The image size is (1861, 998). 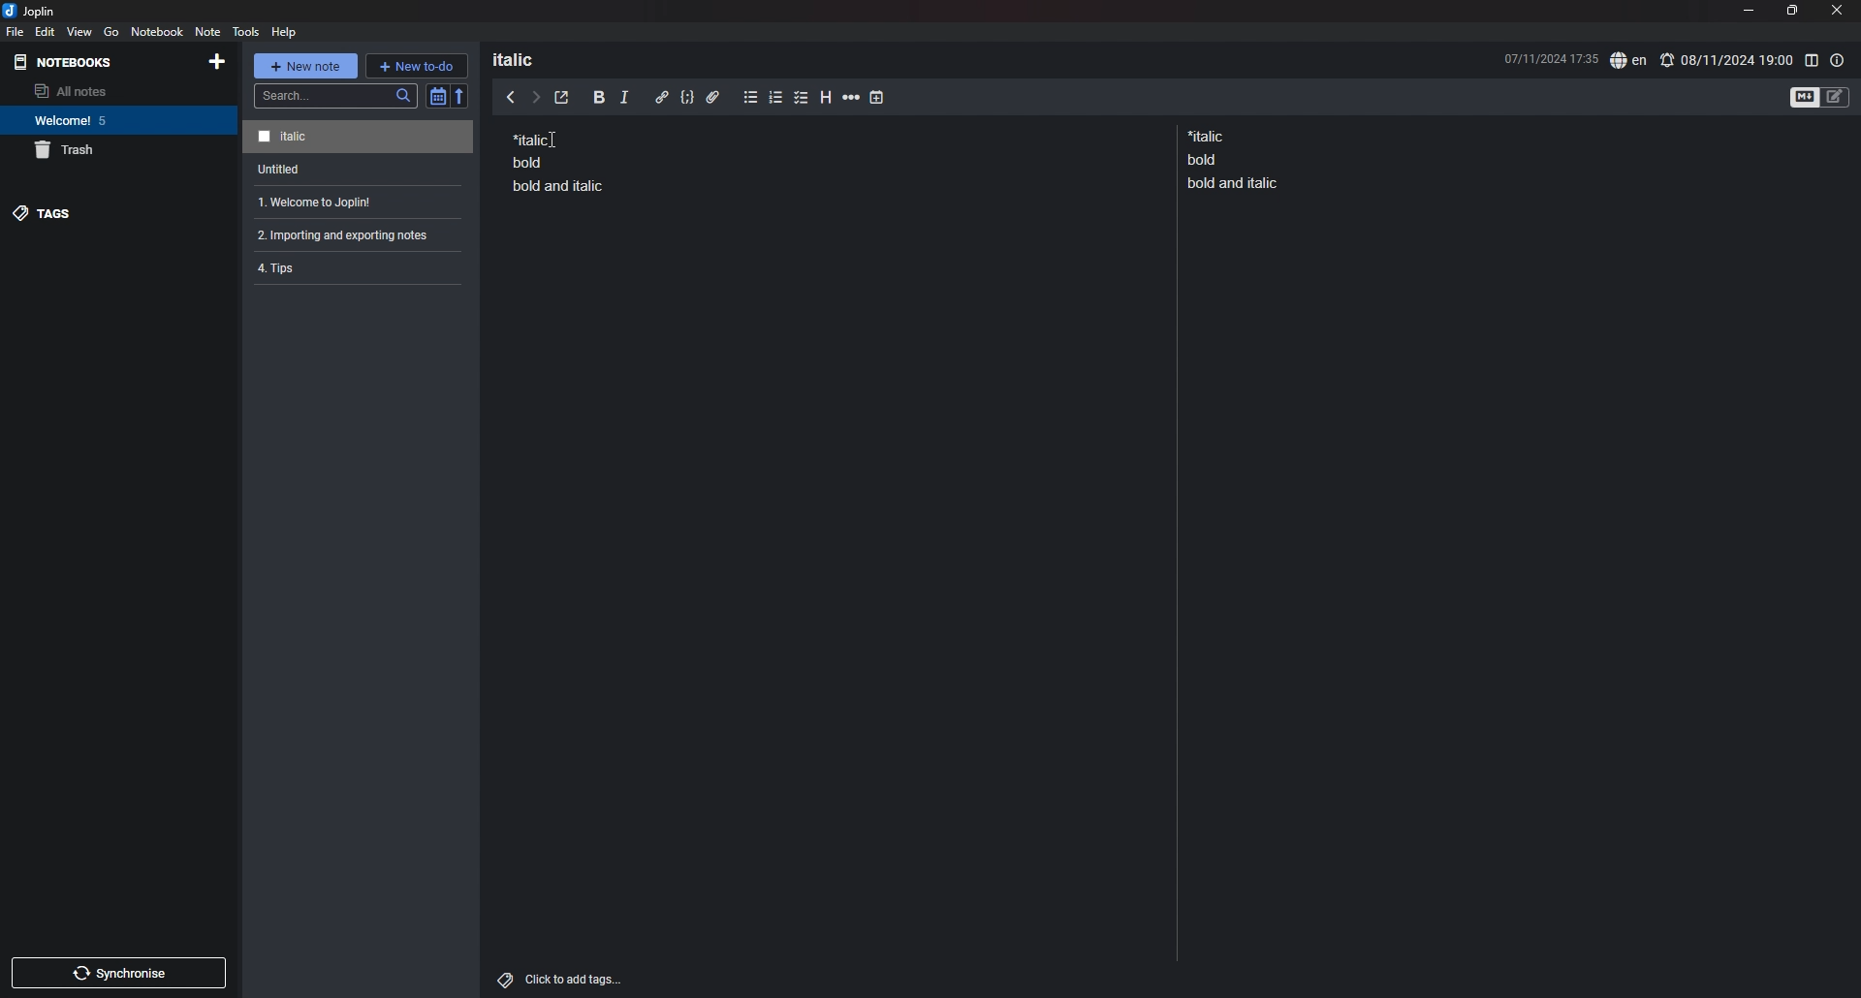 I want to click on notebook, so click(x=116, y=120).